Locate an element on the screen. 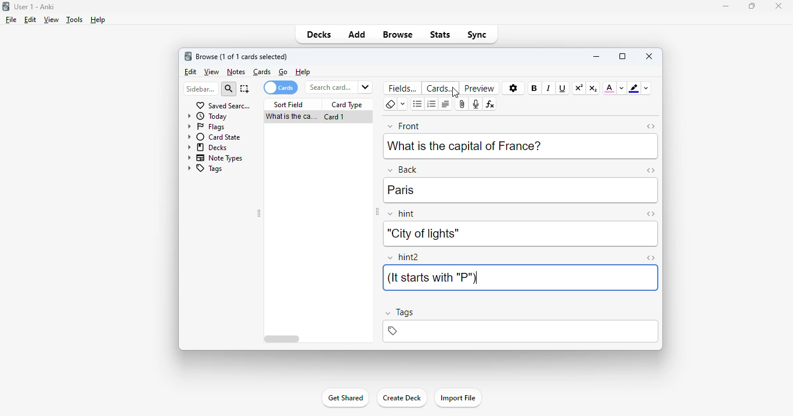  changes saved is located at coordinates (212, 305).